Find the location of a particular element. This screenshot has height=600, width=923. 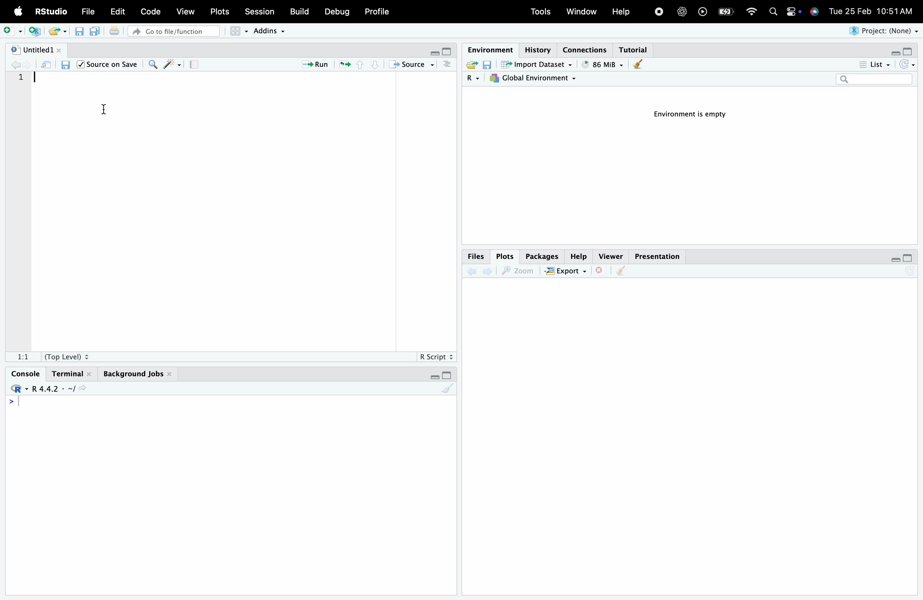

clear is located at coordinates (622, 274).